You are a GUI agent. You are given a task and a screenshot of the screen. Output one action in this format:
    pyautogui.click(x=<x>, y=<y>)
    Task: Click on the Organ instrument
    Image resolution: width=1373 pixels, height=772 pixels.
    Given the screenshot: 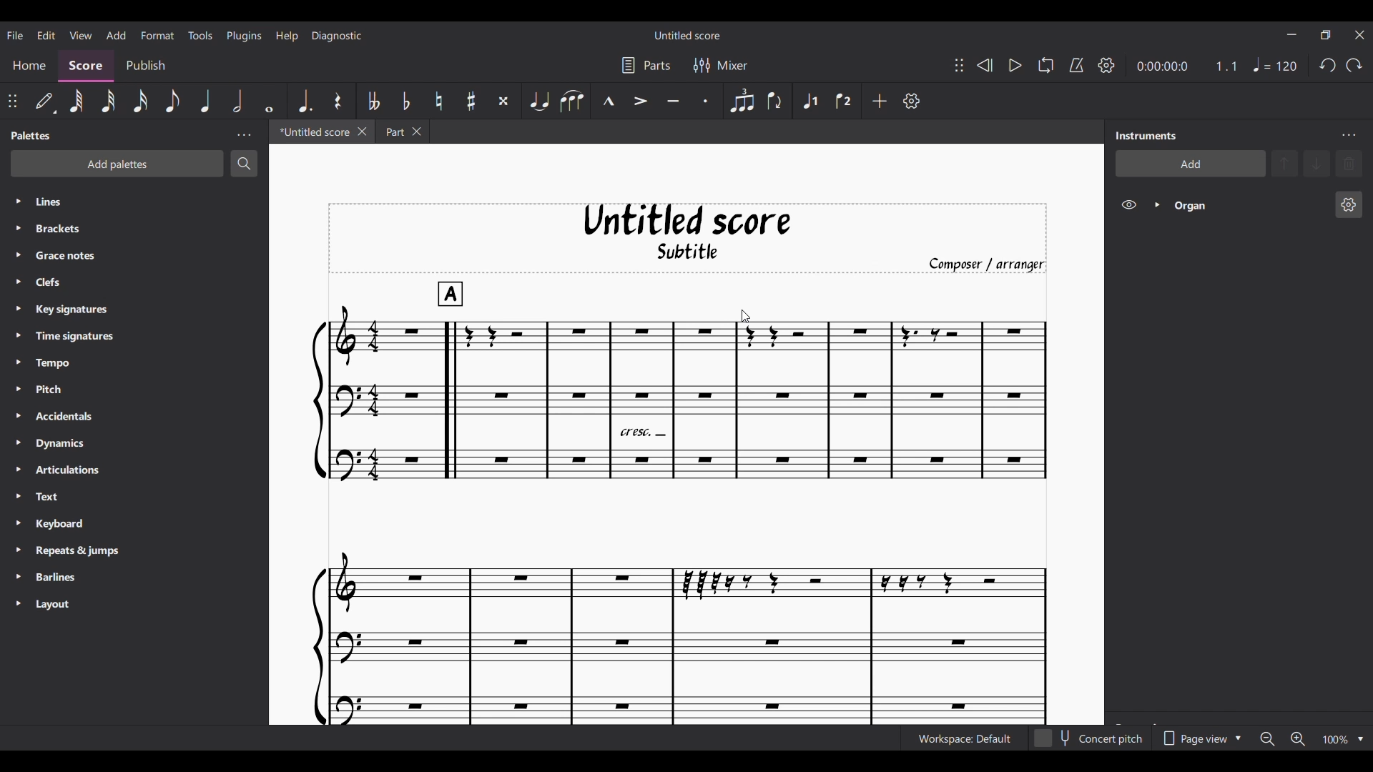 What is the action you would take?
    pyautogui.click(x=1247, y=205)
    